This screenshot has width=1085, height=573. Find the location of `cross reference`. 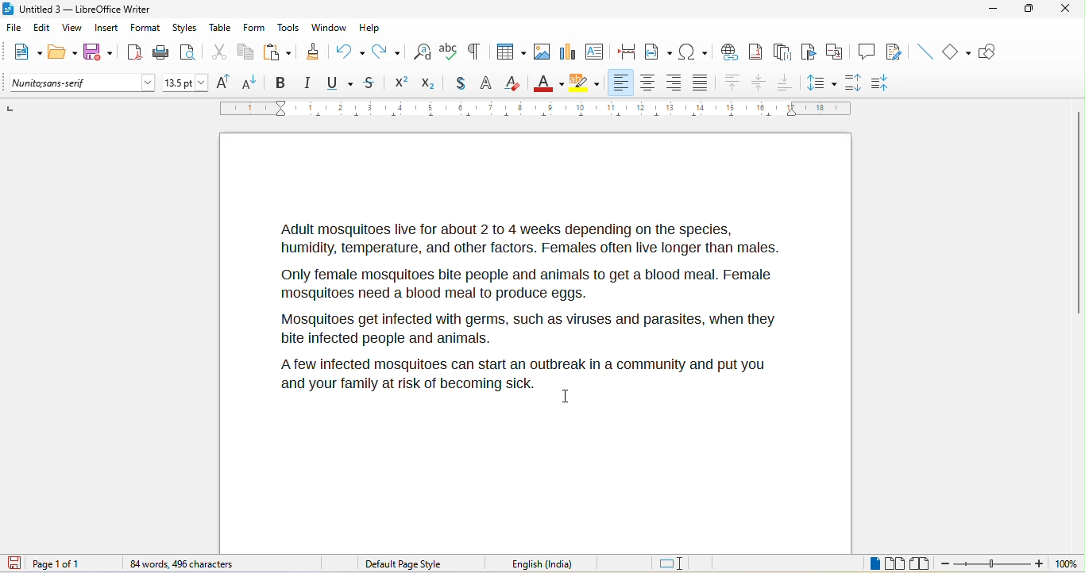

cross reference is located at coordinates (838, 52).